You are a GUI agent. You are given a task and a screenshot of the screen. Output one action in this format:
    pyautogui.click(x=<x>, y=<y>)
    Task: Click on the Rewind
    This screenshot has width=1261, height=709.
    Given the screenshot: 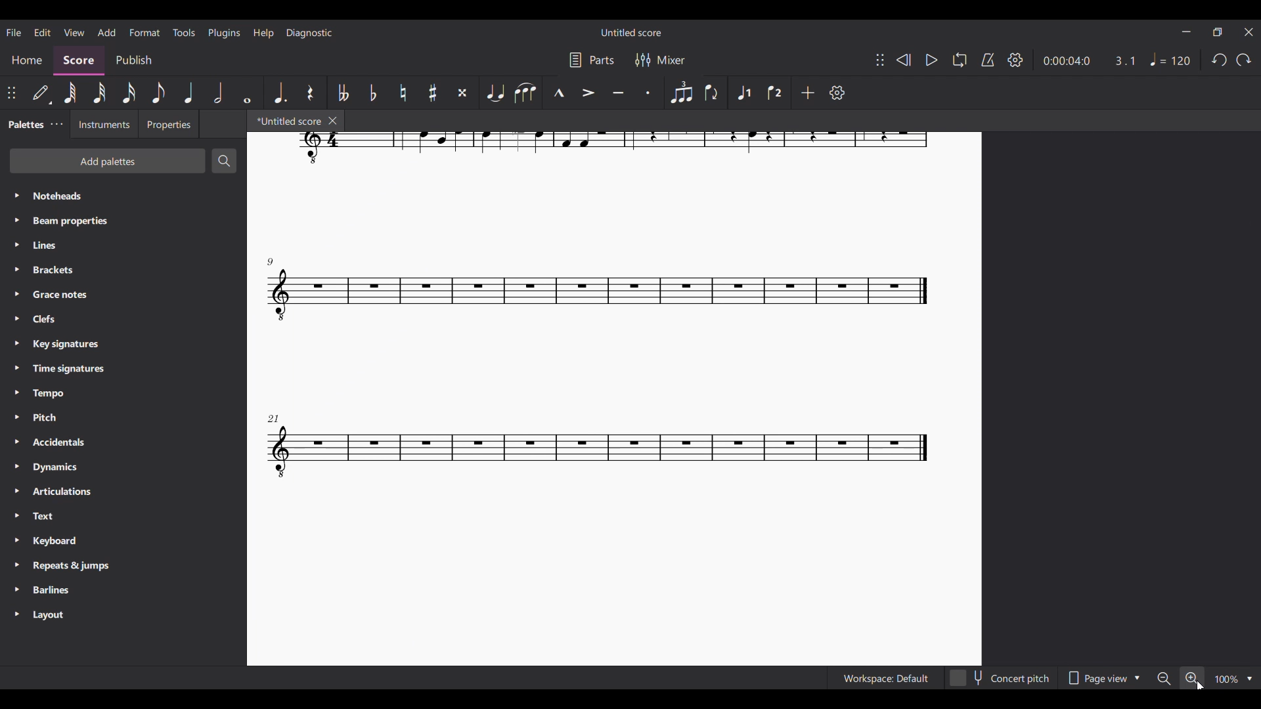 What is the action you would take?
    pyautogui.click(x=903, y=60)
    